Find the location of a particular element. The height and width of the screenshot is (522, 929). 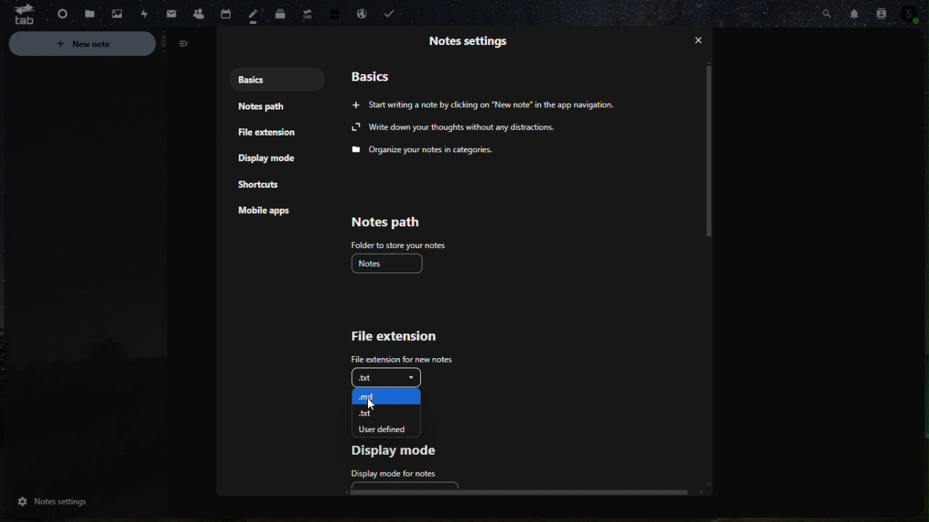

Contacts is located at coordinates (881, 12).